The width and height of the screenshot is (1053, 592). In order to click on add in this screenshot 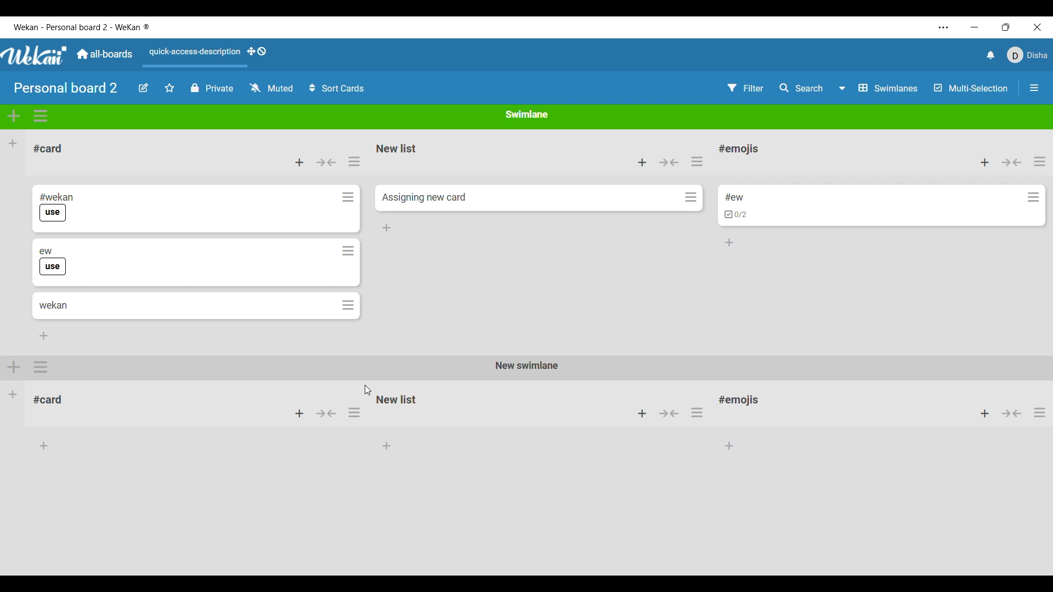, I will do `click(982, 412)`.